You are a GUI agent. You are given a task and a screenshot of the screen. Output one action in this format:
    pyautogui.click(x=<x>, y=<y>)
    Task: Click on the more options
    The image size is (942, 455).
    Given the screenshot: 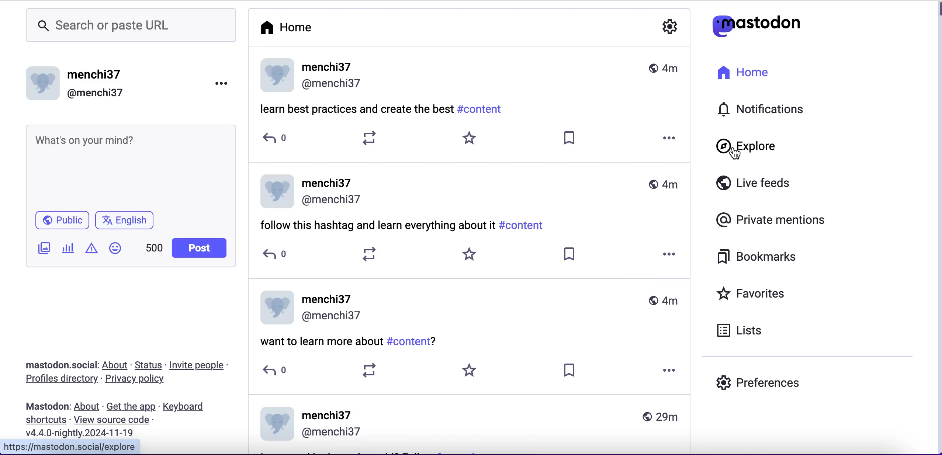 What is the action you would take?
    pyautogui.click(x=671, y=371)
    